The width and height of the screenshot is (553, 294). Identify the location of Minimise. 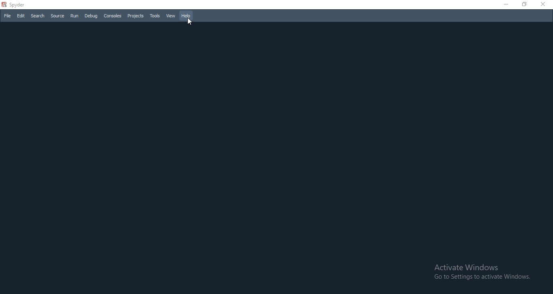
(506, 4).